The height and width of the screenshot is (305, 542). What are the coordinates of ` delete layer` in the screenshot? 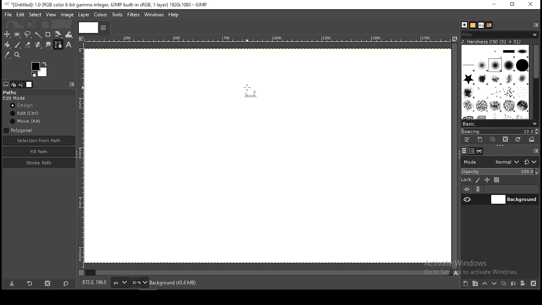 It's located at (533, 284).